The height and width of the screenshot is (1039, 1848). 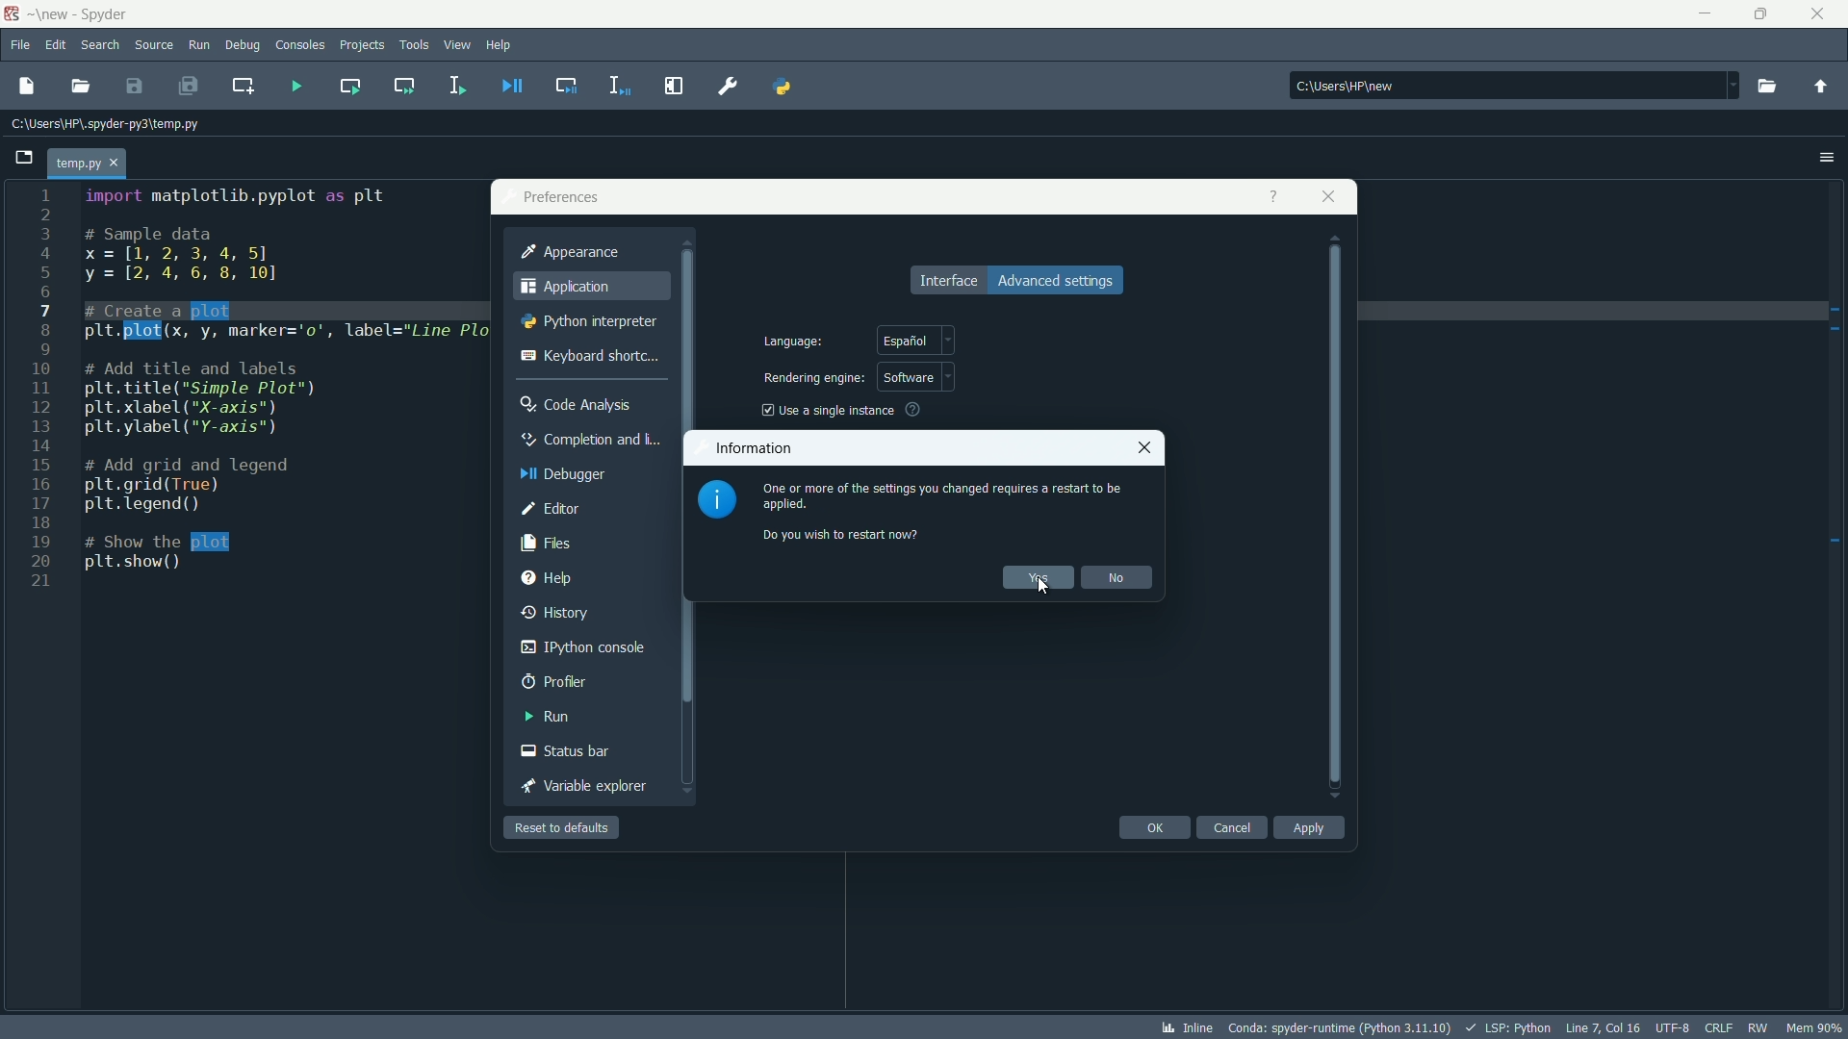 What do you see at coordinates (82, 87) in the screenshot?
I see `open file` at bounding box center [82, 87].